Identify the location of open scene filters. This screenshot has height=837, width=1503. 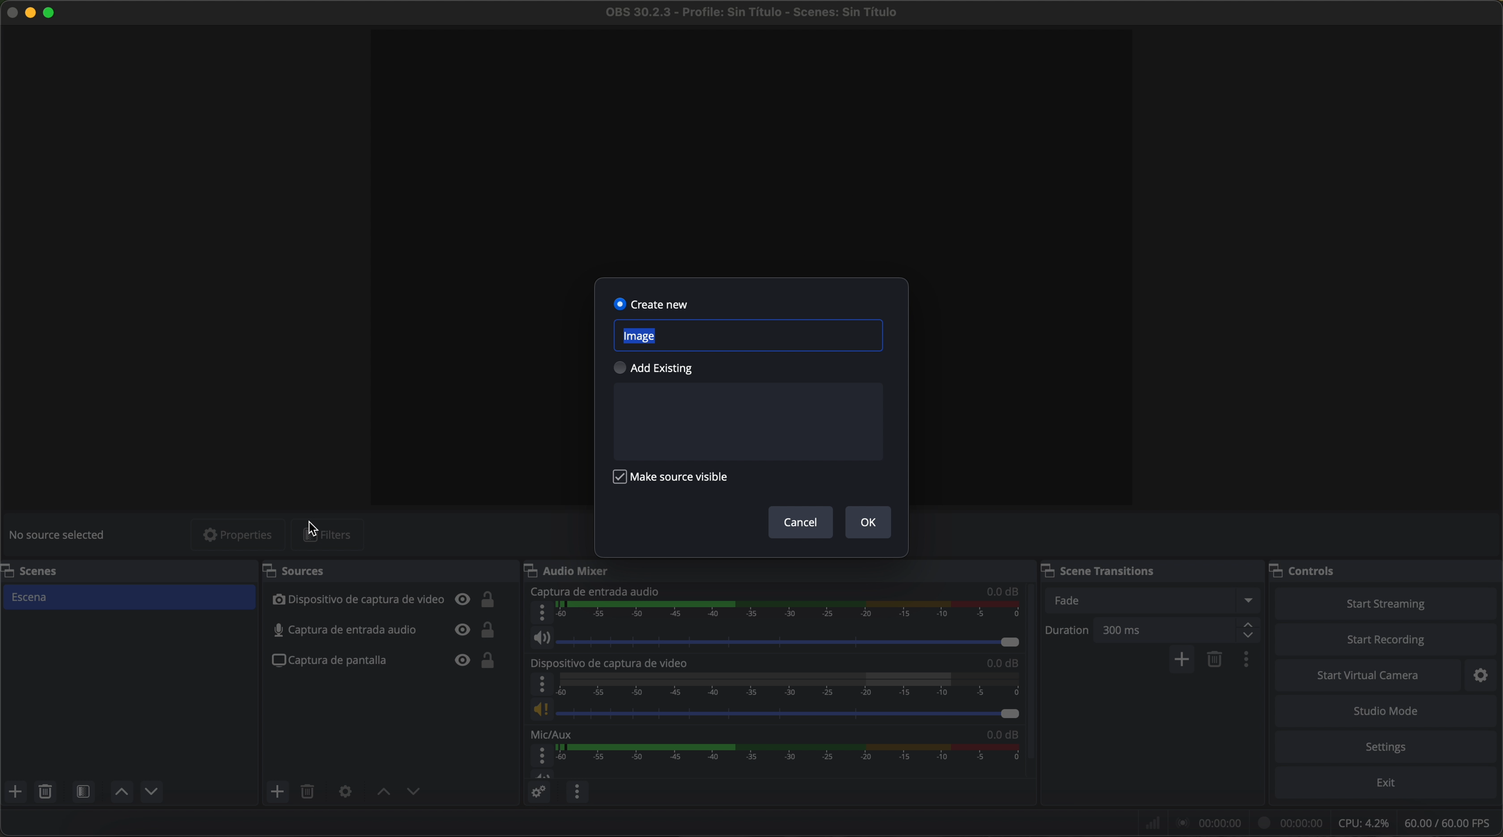
(85, 793).